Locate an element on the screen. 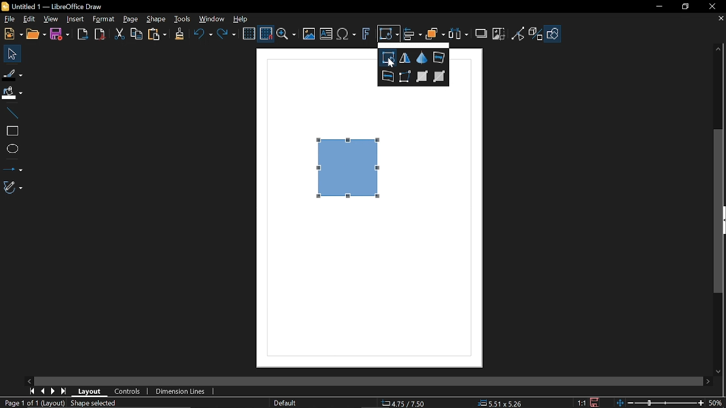 Image resolution: width=726 pixels, height=408 pixels. Format is located at coordinates (103, 19).